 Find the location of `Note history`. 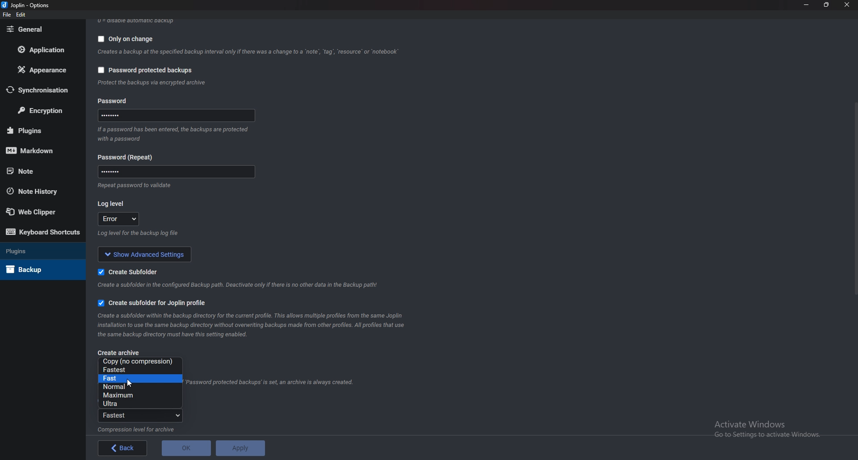

Note history is located at coordinates (36, 191).